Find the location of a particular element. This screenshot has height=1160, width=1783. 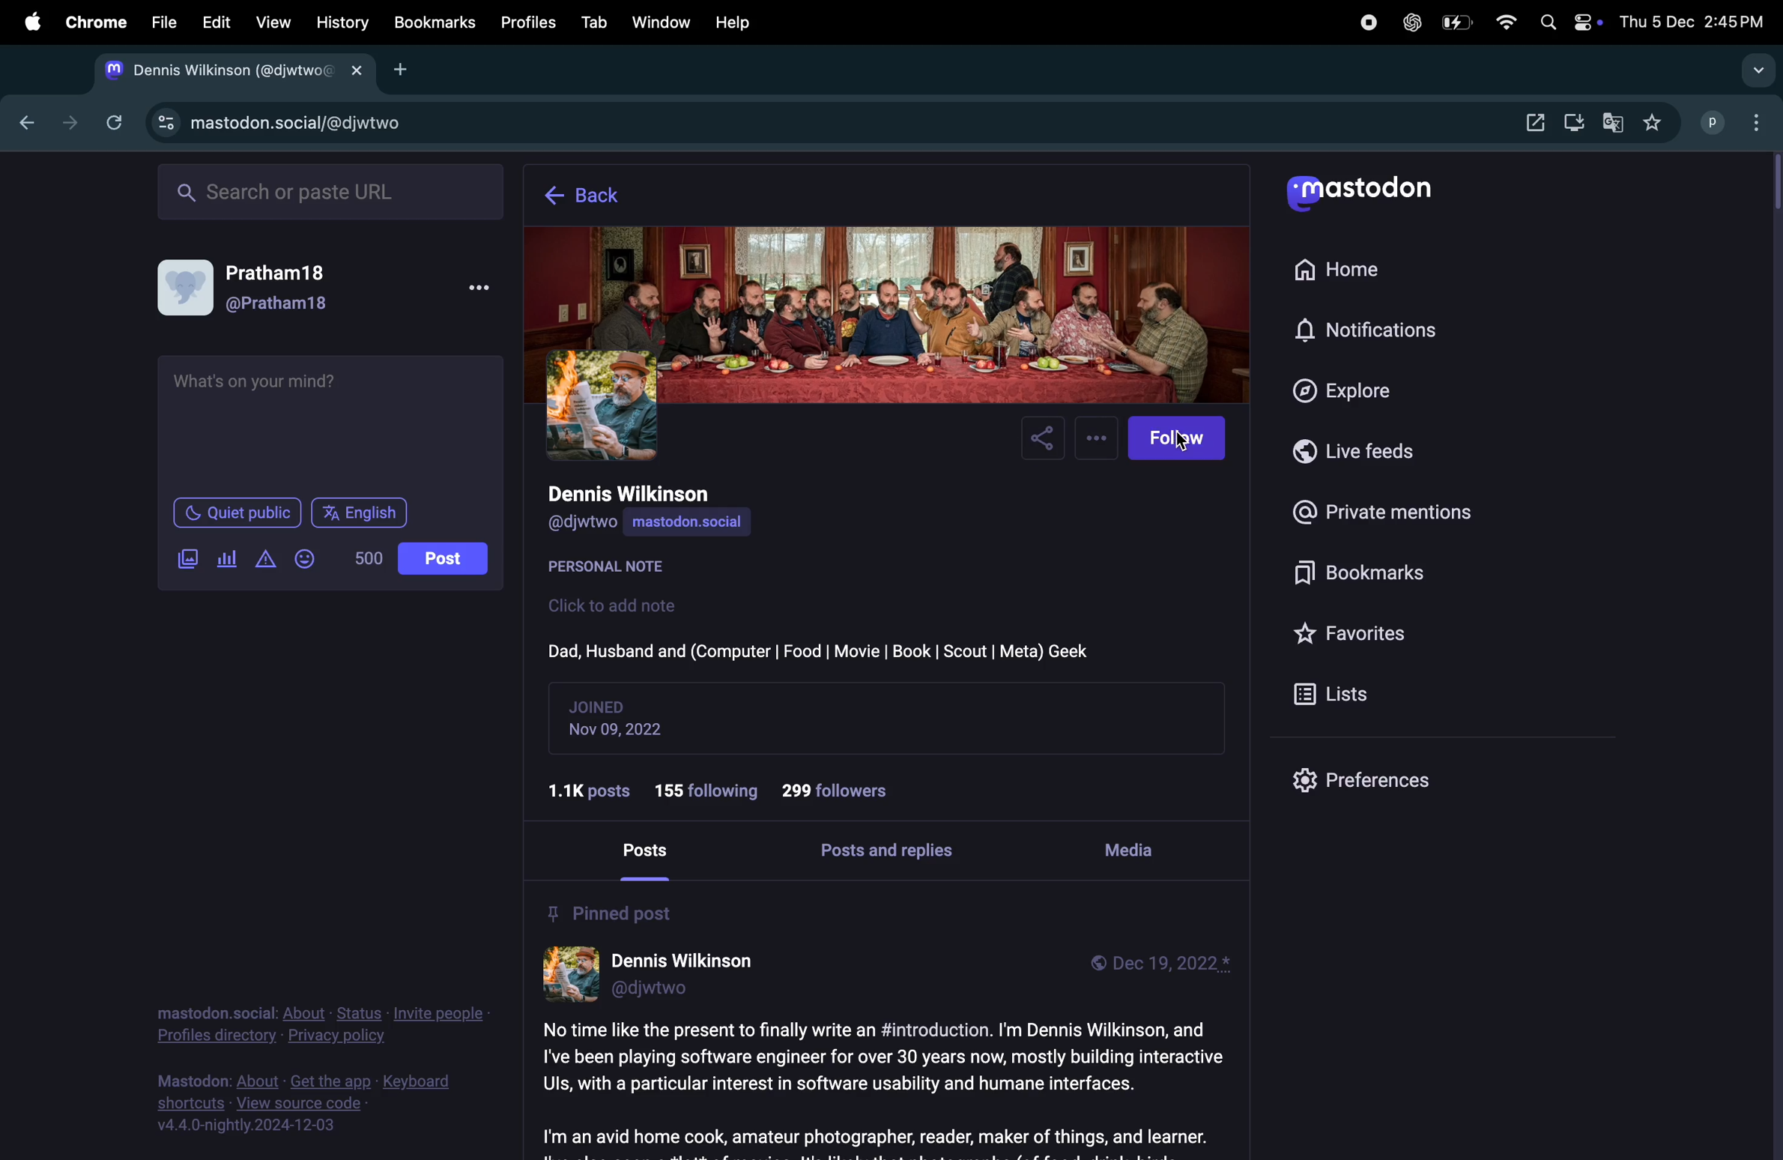

post is located at coordinates (442, 558).